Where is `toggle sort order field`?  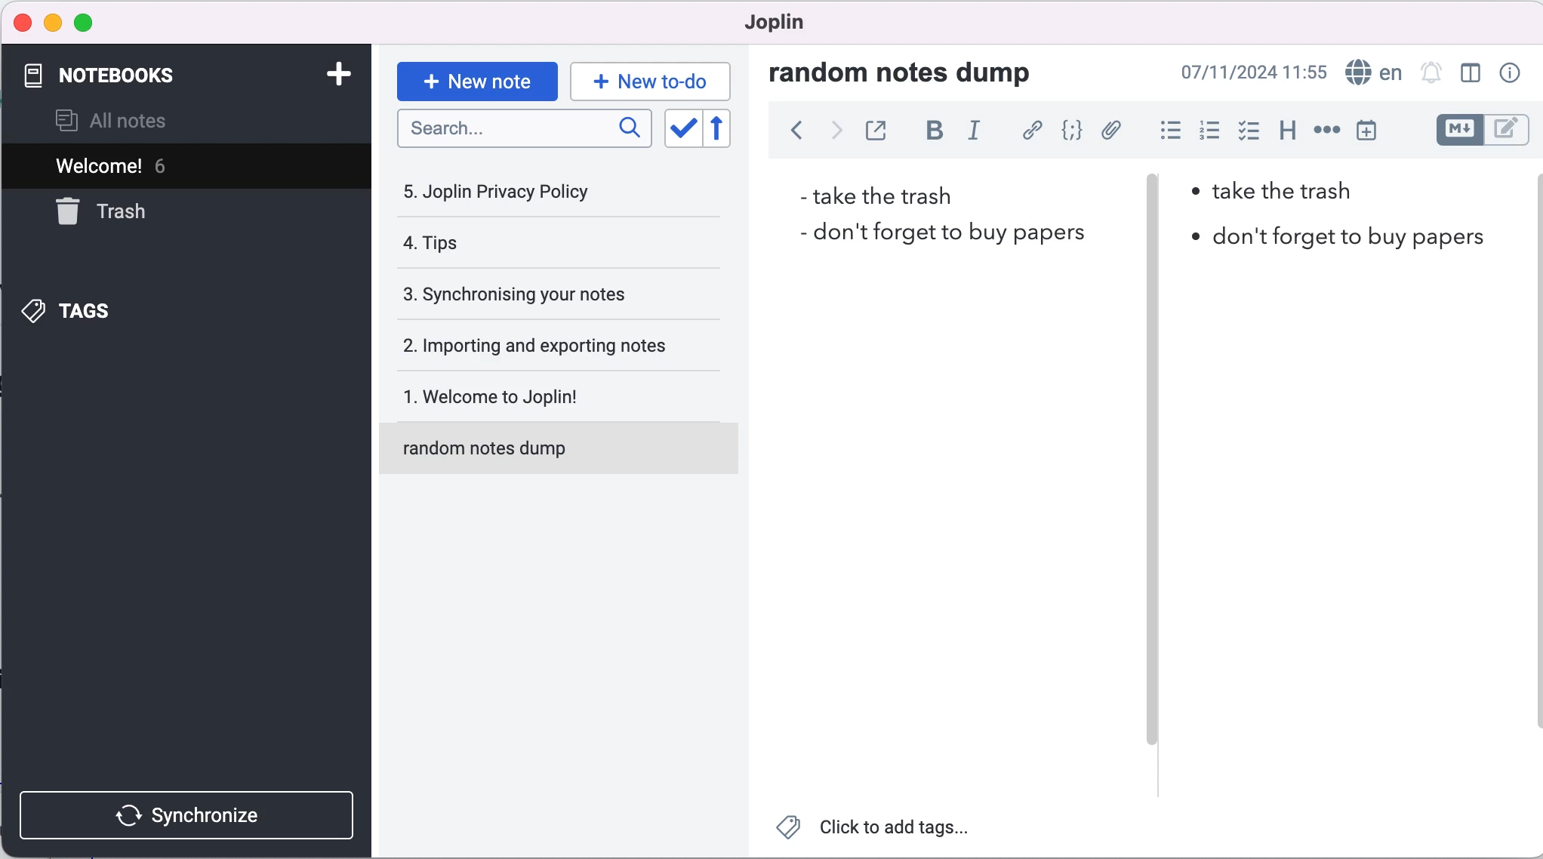 toggle sort order field is located at coordinates (681, 128).